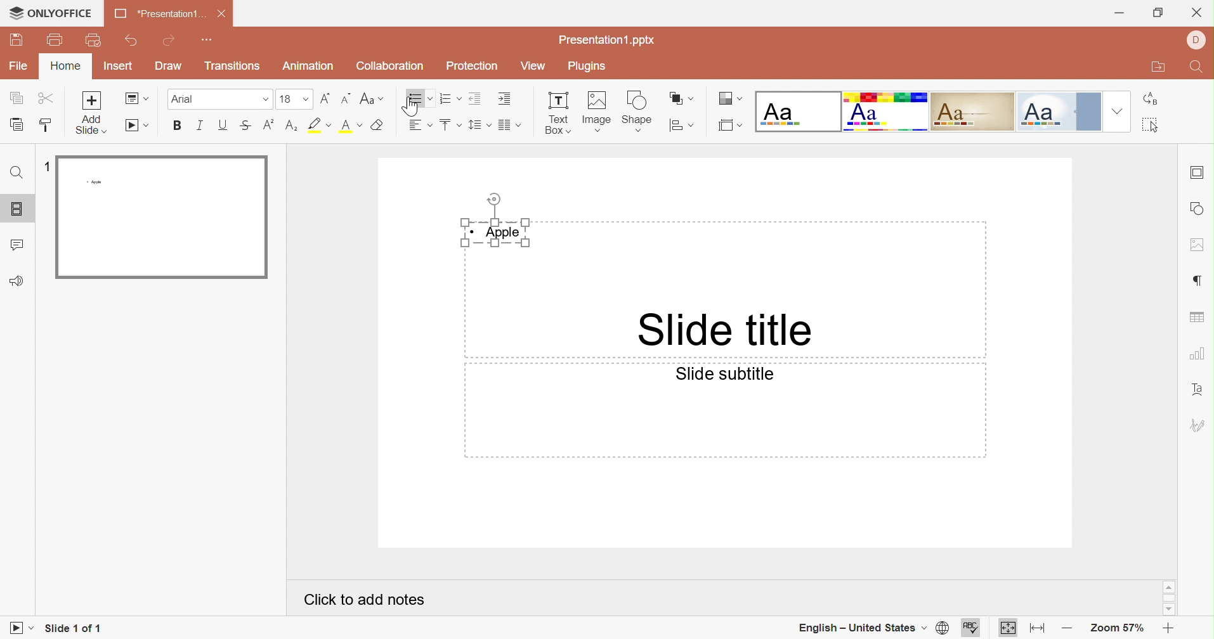  I want to click on Bold, so click(183, 124).